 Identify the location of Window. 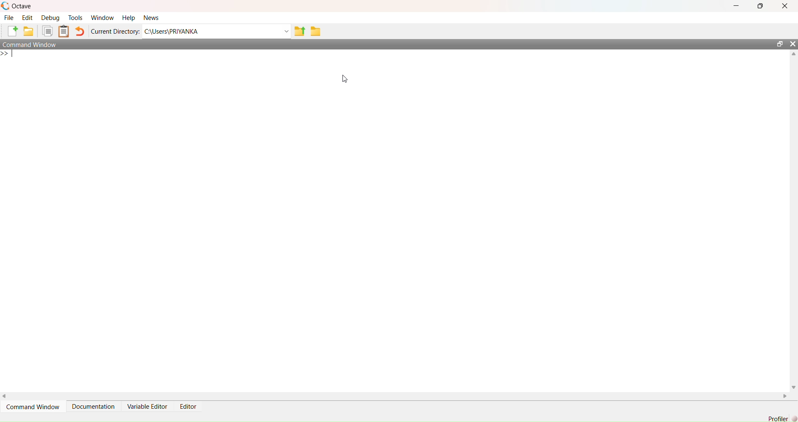
(102, 17).